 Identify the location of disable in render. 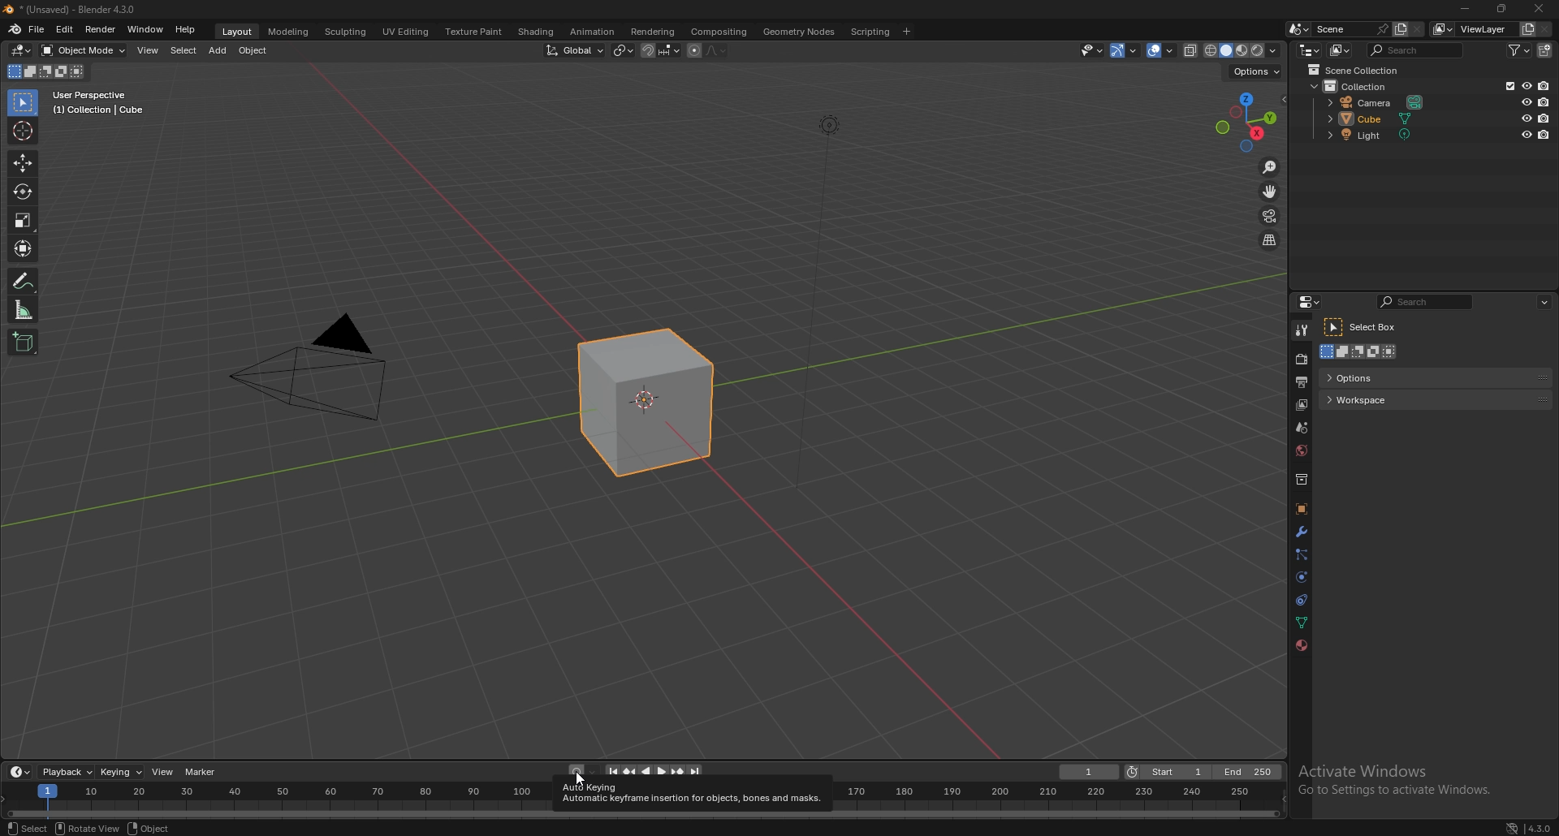
(1545, 134).